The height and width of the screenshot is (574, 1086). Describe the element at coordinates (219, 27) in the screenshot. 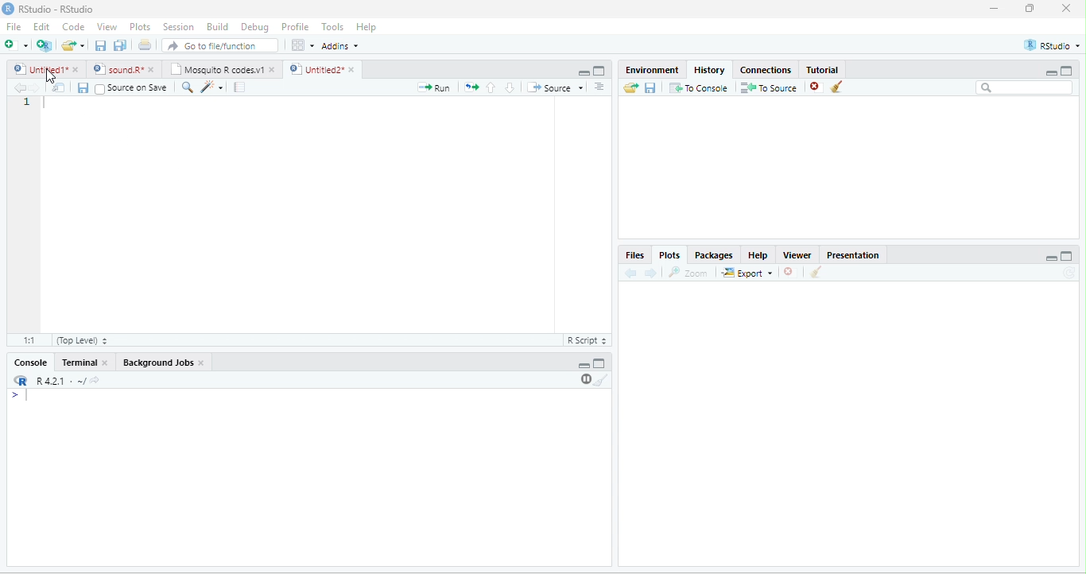

I see `Build` at that location.